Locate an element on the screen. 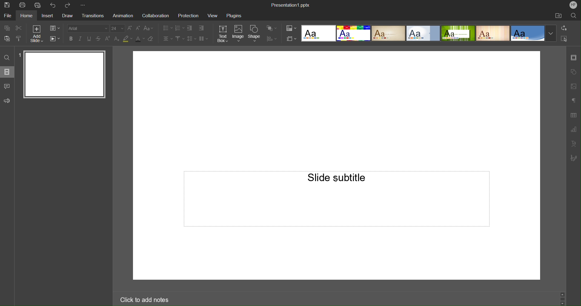 Image resolution: width=581 pixels, height=306 pixels. Paragraph Settings is located at coordinates (573, 101).